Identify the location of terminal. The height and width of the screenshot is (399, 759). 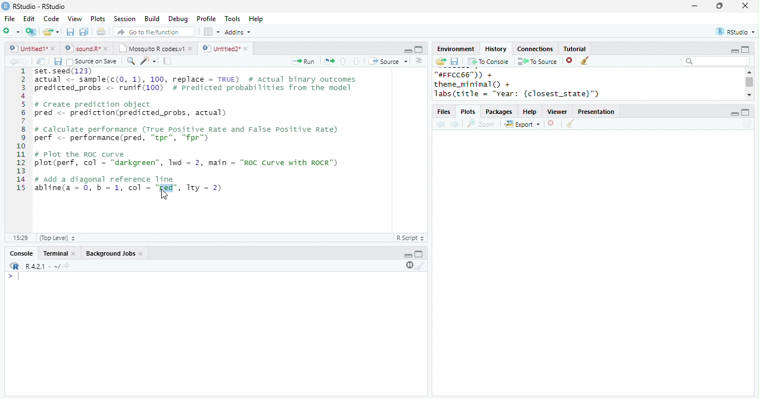
(54, 254).